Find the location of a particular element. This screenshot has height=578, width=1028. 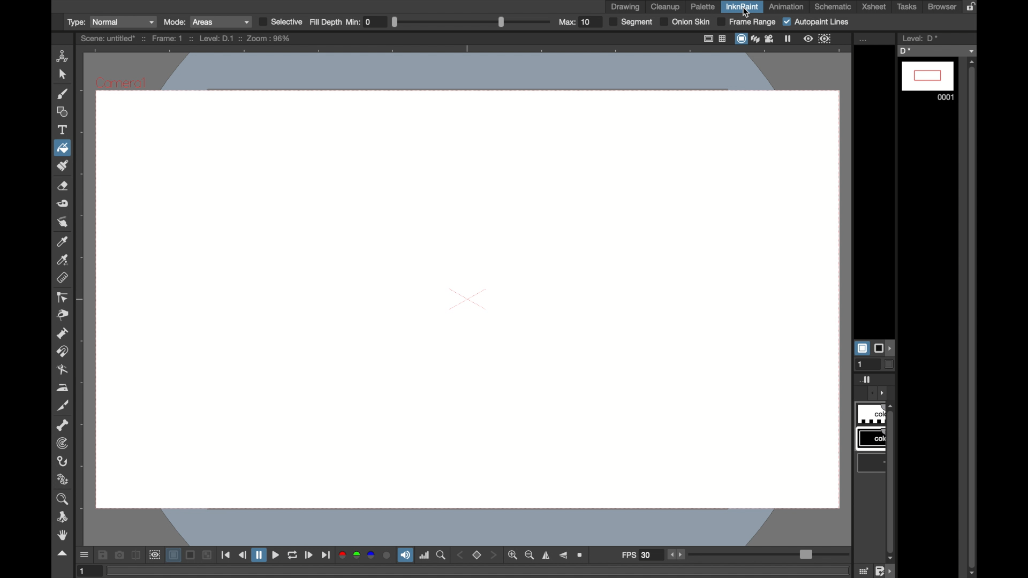

back is located at coordinates (243, 555).